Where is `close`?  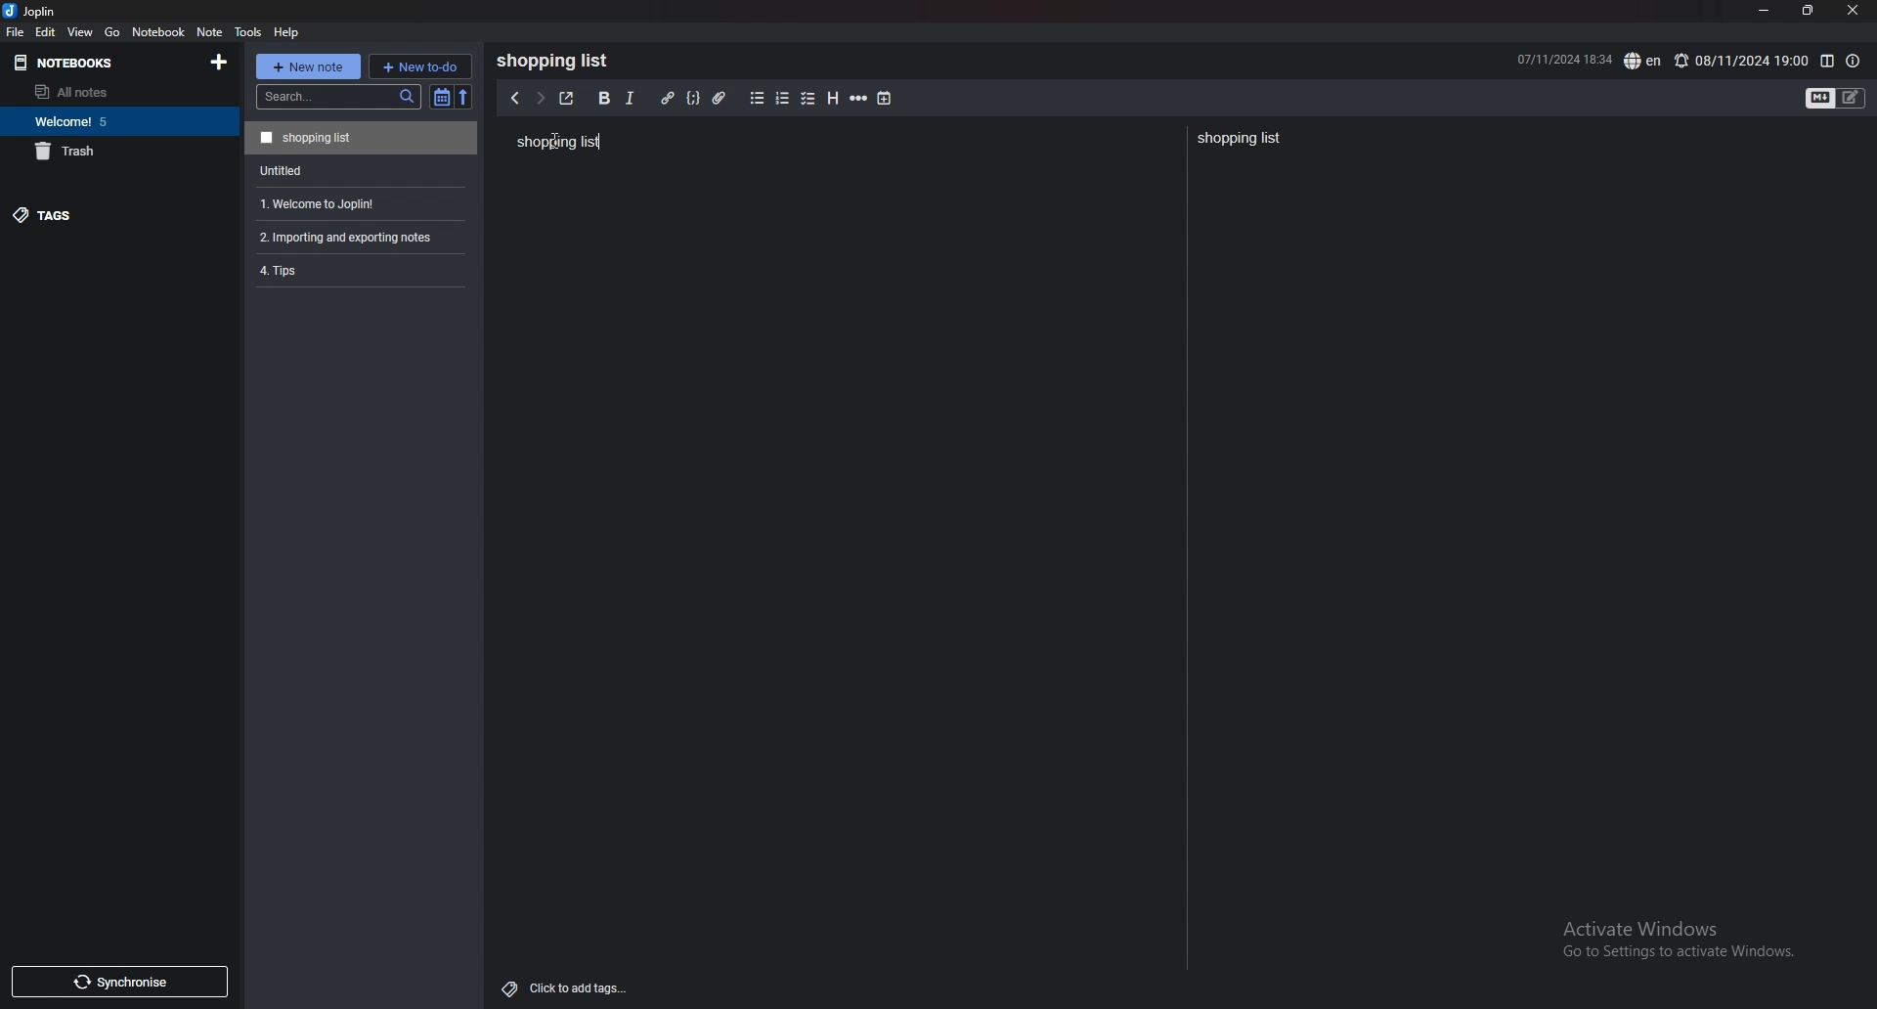 close is located at coordinates (1852, 11).